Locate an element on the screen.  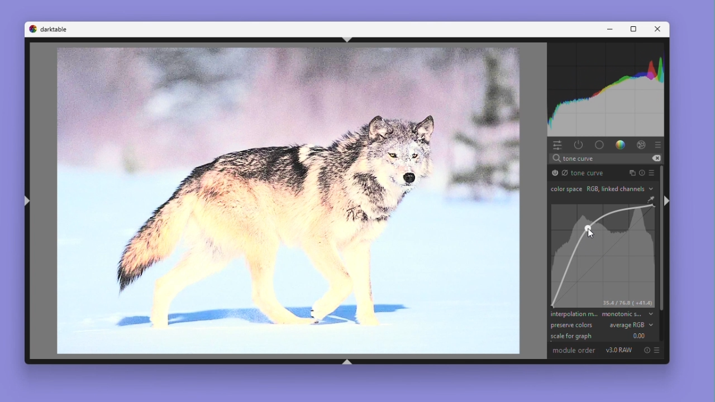
V3.0 RAW is located at coordinates (619, 351).